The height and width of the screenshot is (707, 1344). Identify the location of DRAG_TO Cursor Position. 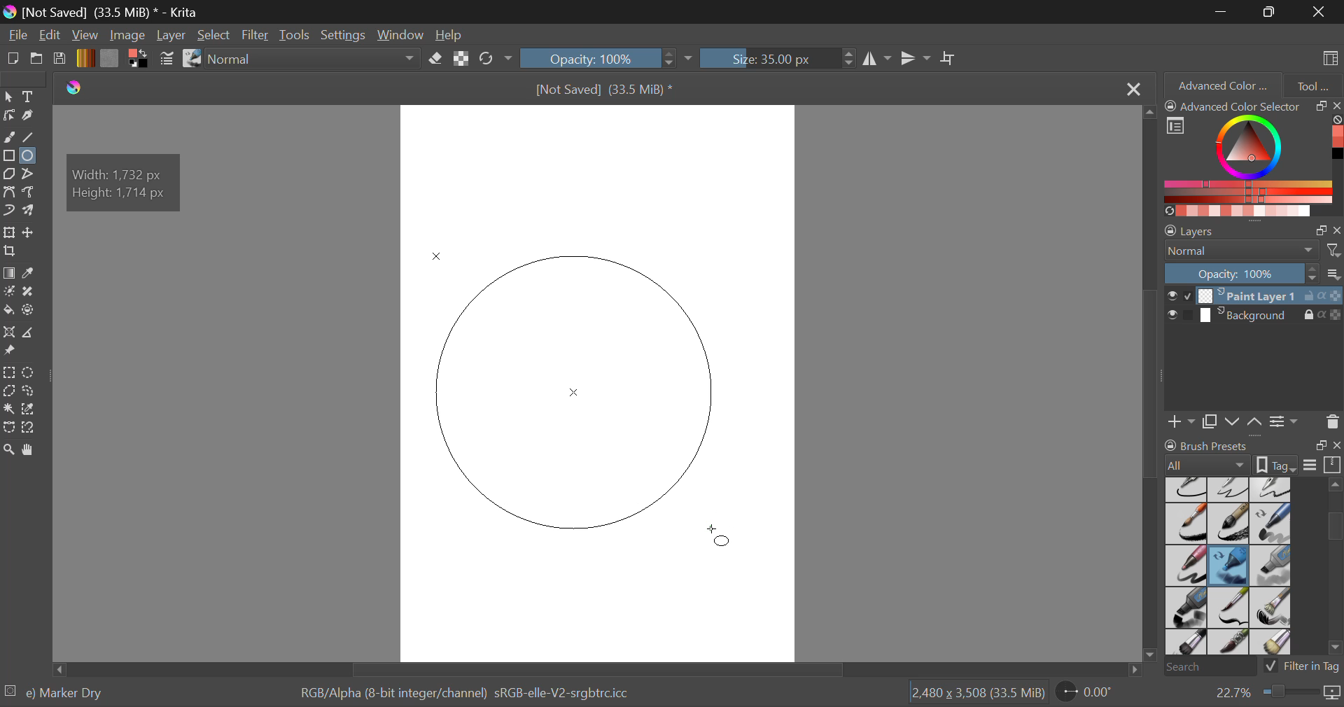
(719, 535).